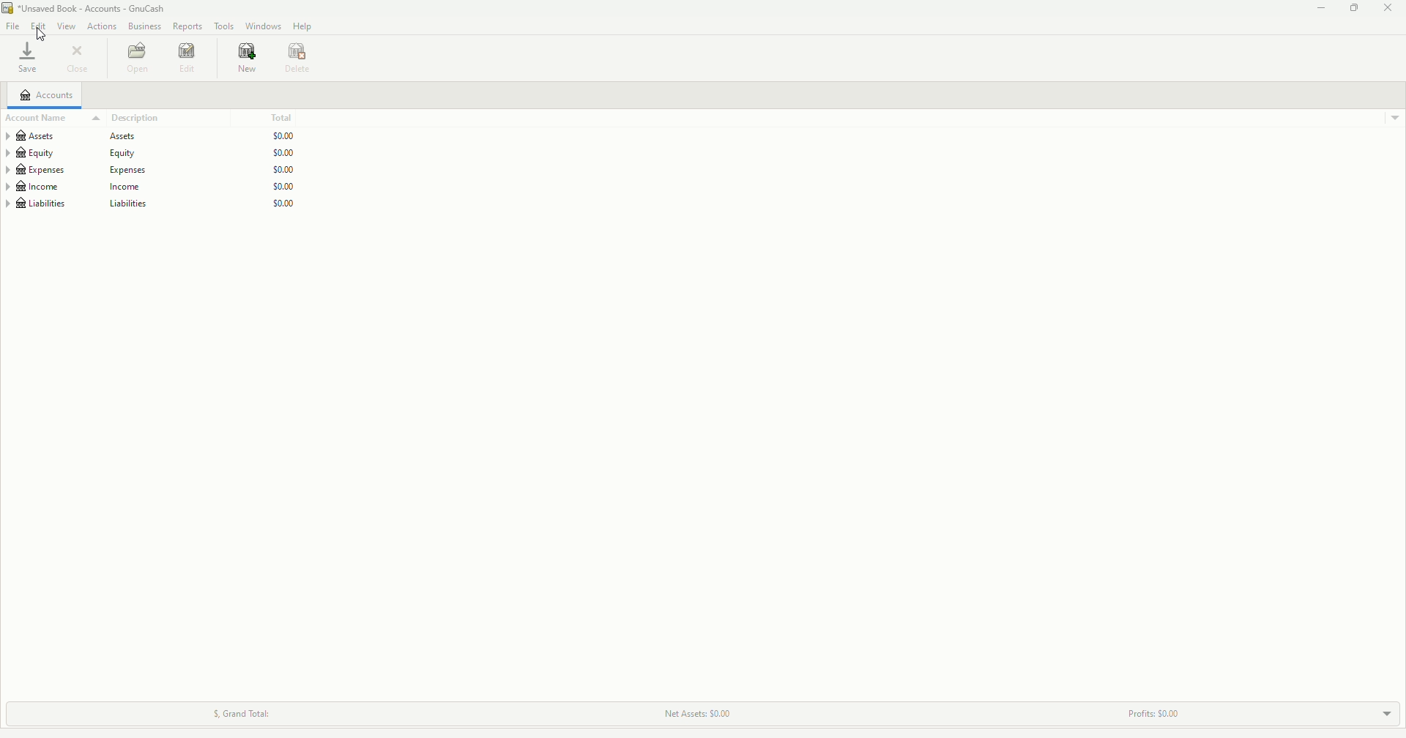 This screenshot has width=1406, height=738. What do you see at coordinates (246, 711) in the screenshot?
I see `Grand Total` at bounding box center [246, 711].